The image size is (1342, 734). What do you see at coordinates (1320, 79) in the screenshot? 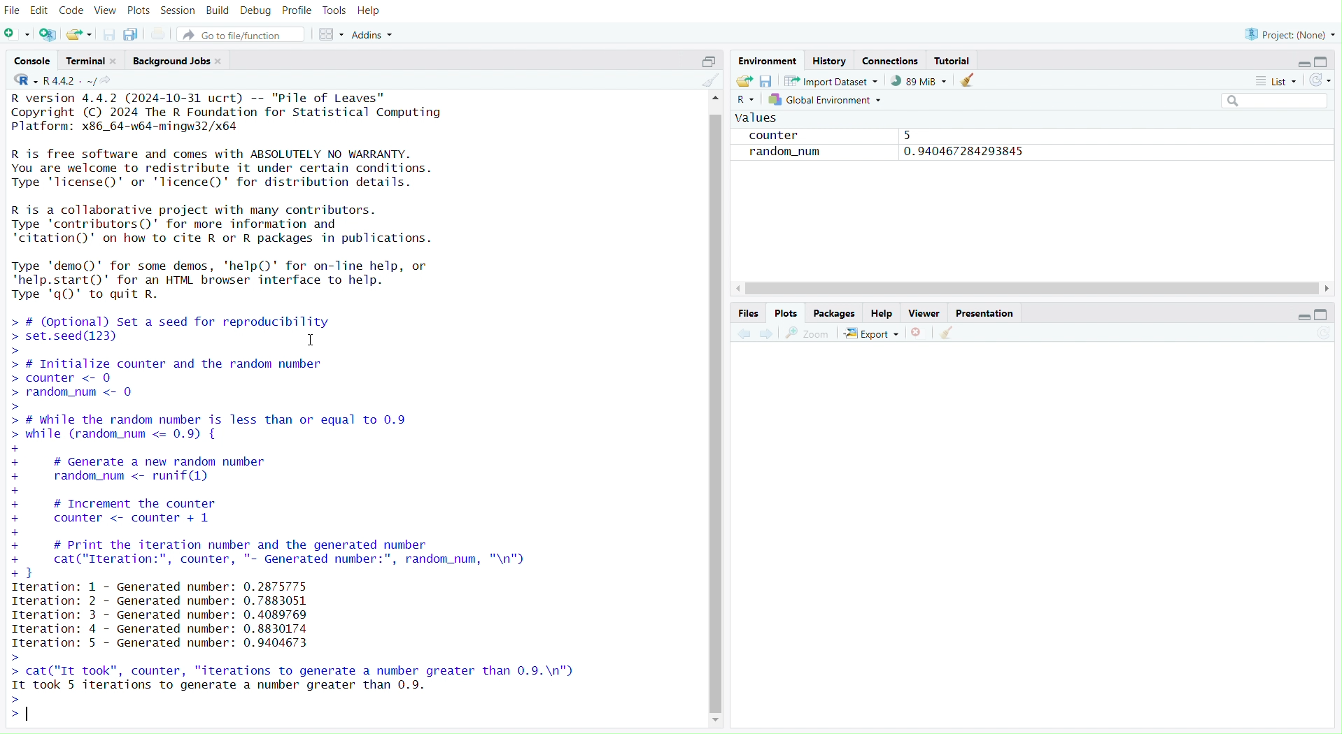
I see `Refresh the list of objects in the environment` at bounding box center [1320, 79].